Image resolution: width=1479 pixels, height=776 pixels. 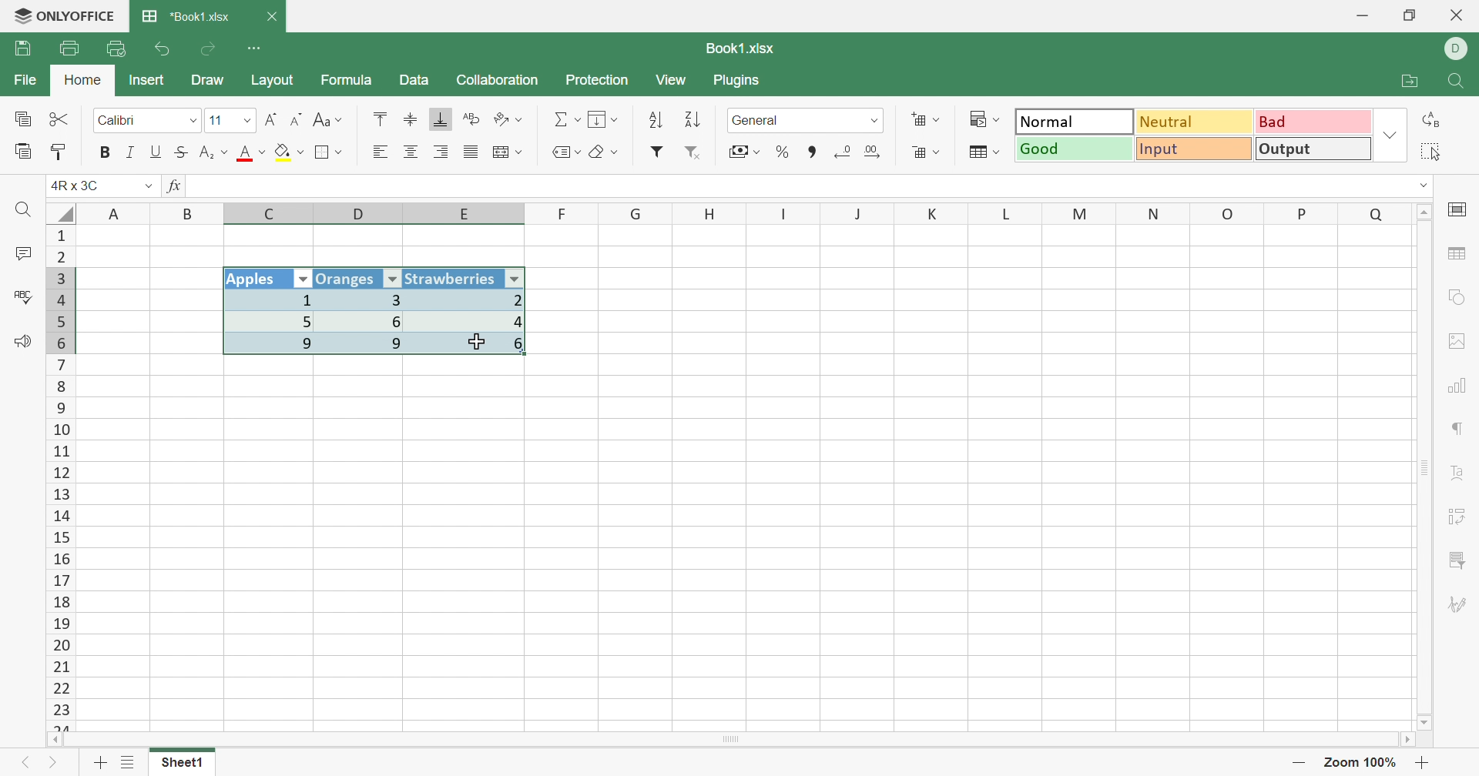 I want to click on Redo, so click(x=210, y=49).